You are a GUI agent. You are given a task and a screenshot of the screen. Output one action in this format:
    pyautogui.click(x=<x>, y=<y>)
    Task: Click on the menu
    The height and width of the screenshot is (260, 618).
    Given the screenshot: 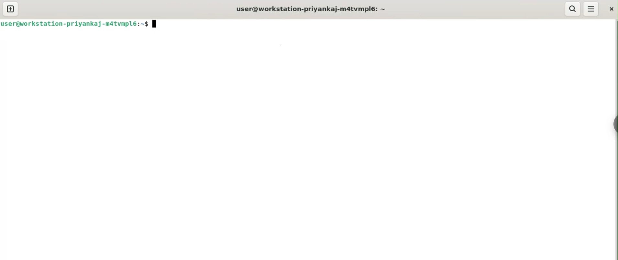 What is the action you would take?
    pyautogui.click(x=590, y=10)
    